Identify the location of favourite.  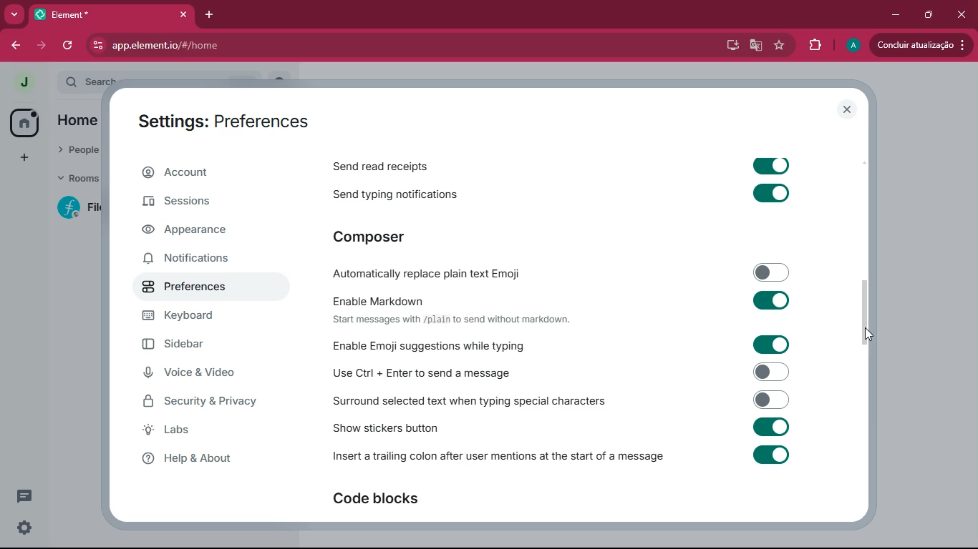
(778, 46).